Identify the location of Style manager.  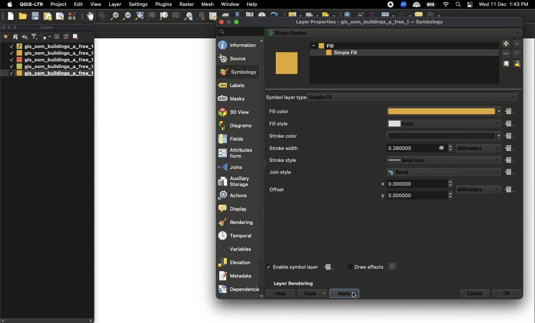
(73, 16).